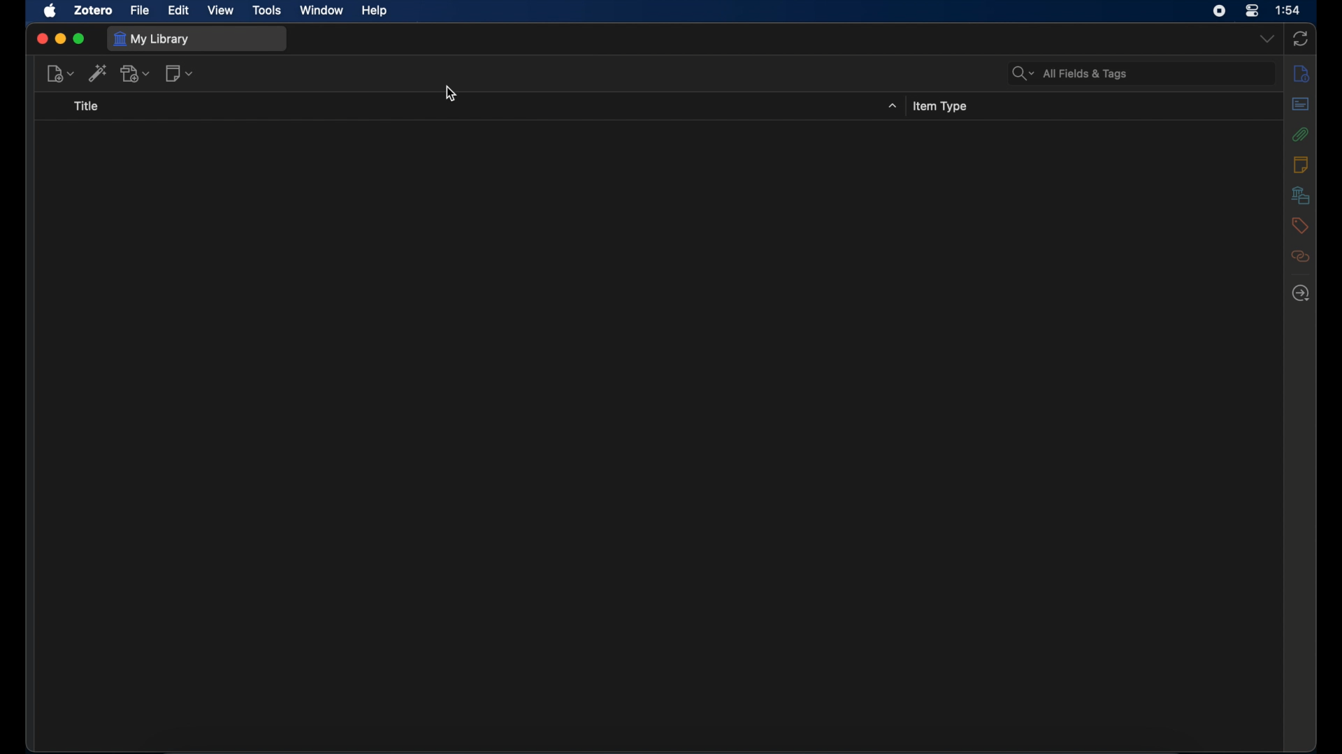  What do you see at coordinates (98, 74) in the screenshot?
I see `search` at bounding box center [98, 74].